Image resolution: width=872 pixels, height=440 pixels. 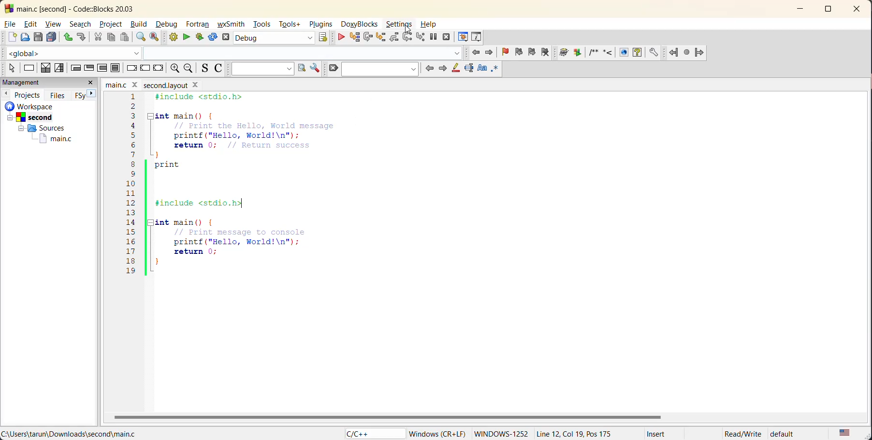 I want to click on jump forward, so click(x=704, y=52).